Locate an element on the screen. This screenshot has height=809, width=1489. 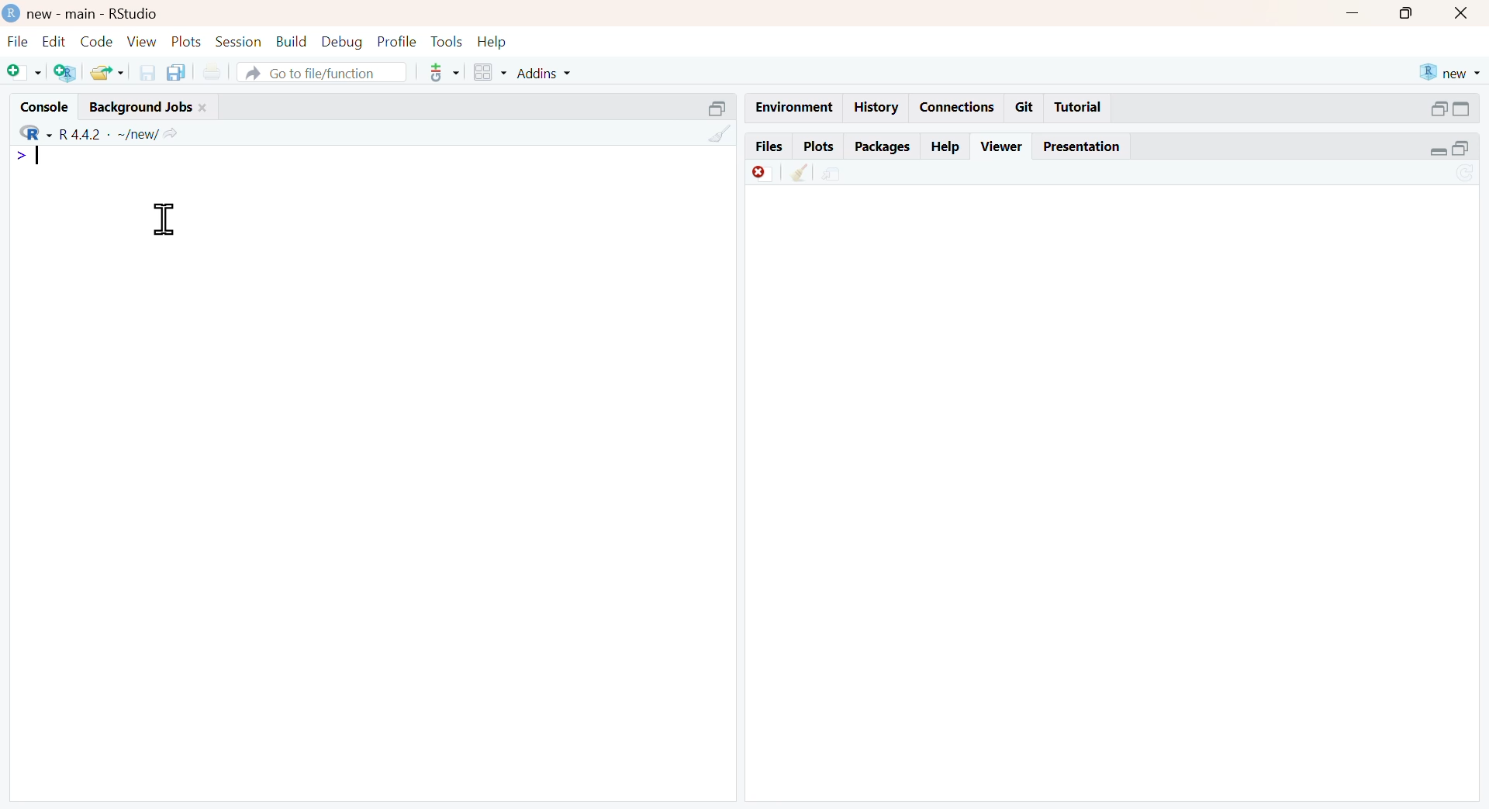
File is located at coordinates (16, 41).